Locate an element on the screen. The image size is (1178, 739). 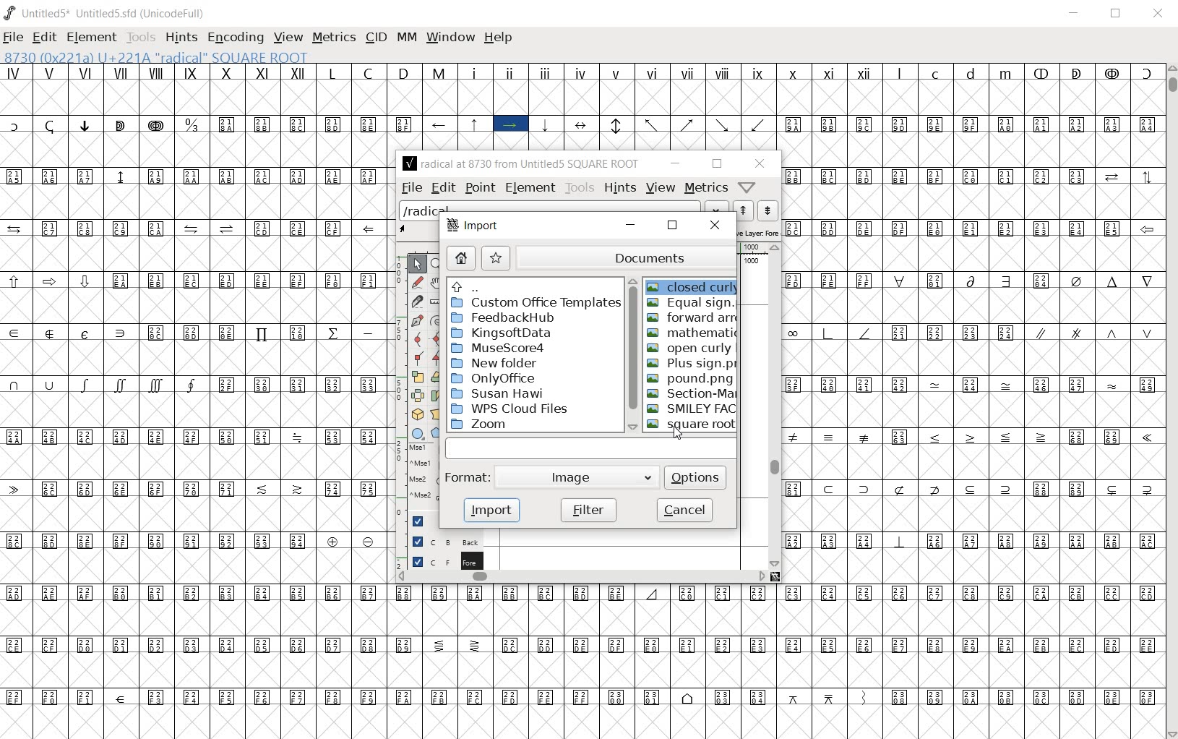
KingsoftData is located at coordinates (502, 334).